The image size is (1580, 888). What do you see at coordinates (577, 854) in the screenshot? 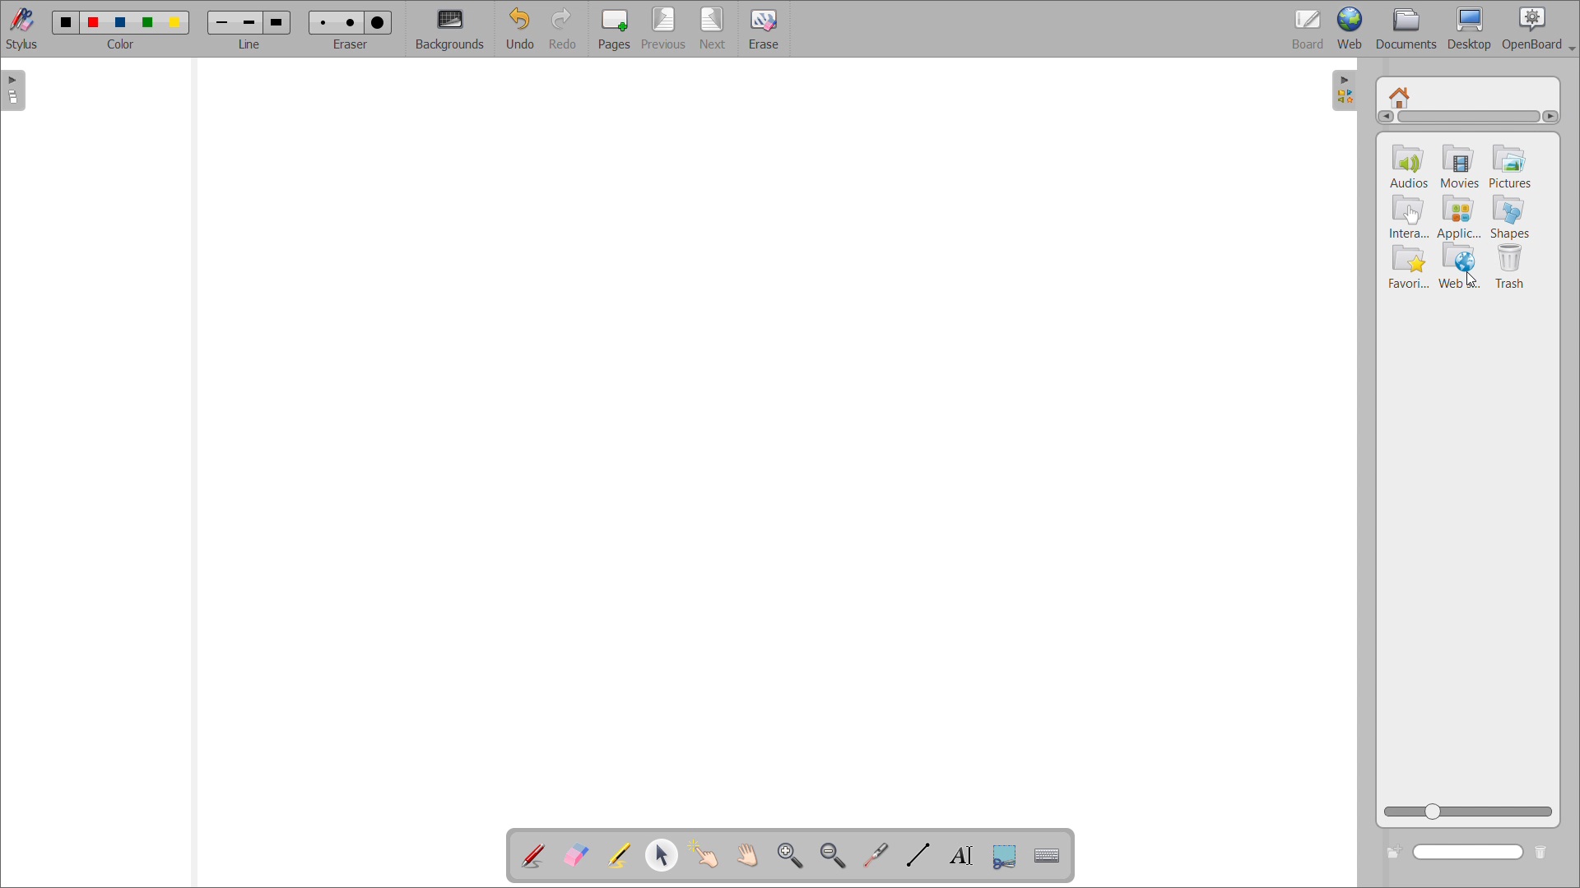
I see `erase annotation` at bounding box center [577, 854].